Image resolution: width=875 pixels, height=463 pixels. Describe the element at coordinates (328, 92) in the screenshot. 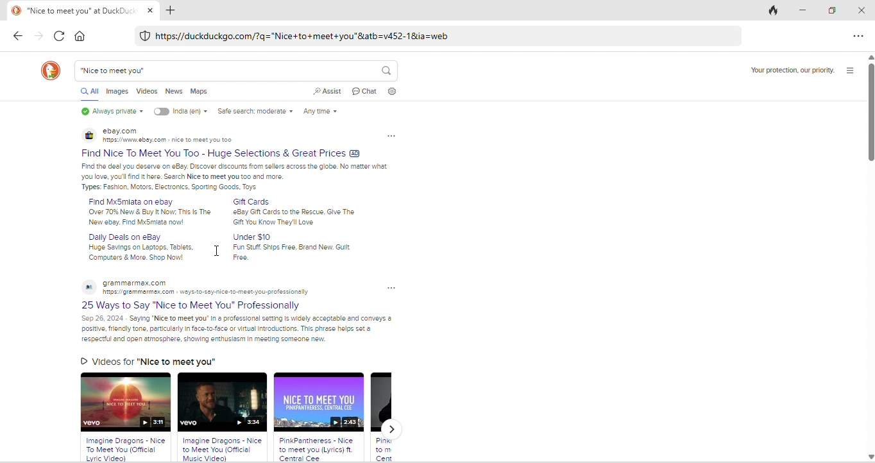

I see `assist` at that location.